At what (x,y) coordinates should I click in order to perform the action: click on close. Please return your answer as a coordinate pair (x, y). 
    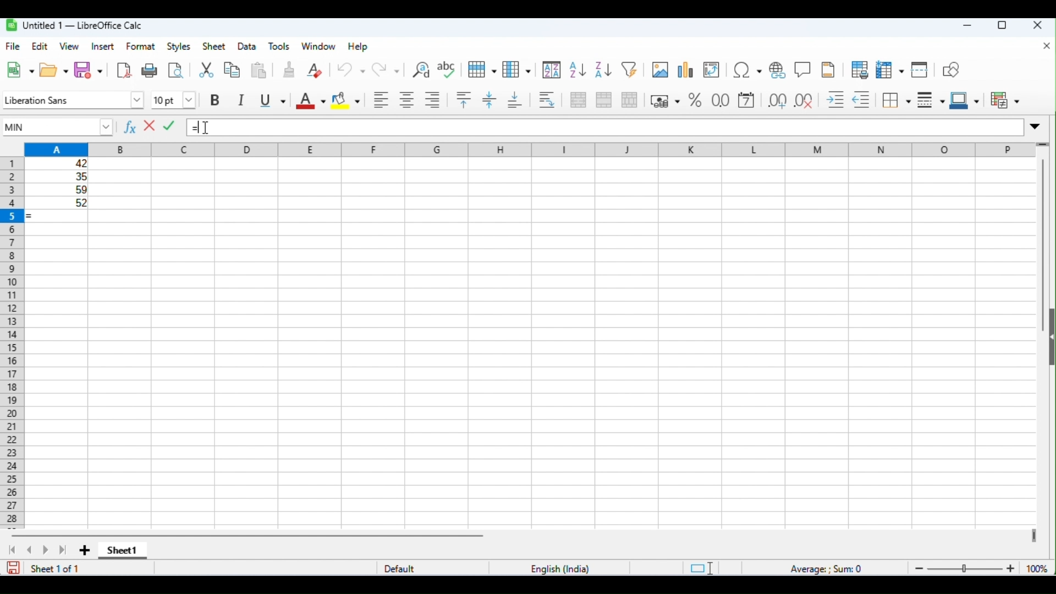
    Looking at the image, I should click on (1037, 25).